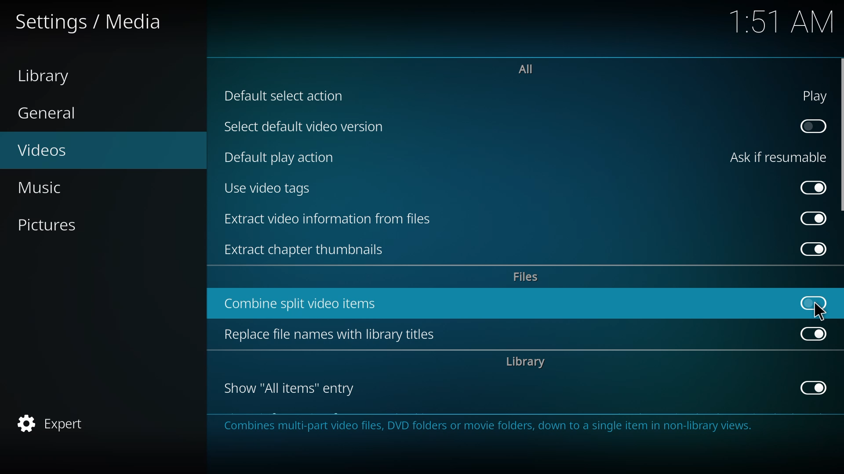 This screenshot has width=844, height=474. I want to click on enabled, so click(810, 249).